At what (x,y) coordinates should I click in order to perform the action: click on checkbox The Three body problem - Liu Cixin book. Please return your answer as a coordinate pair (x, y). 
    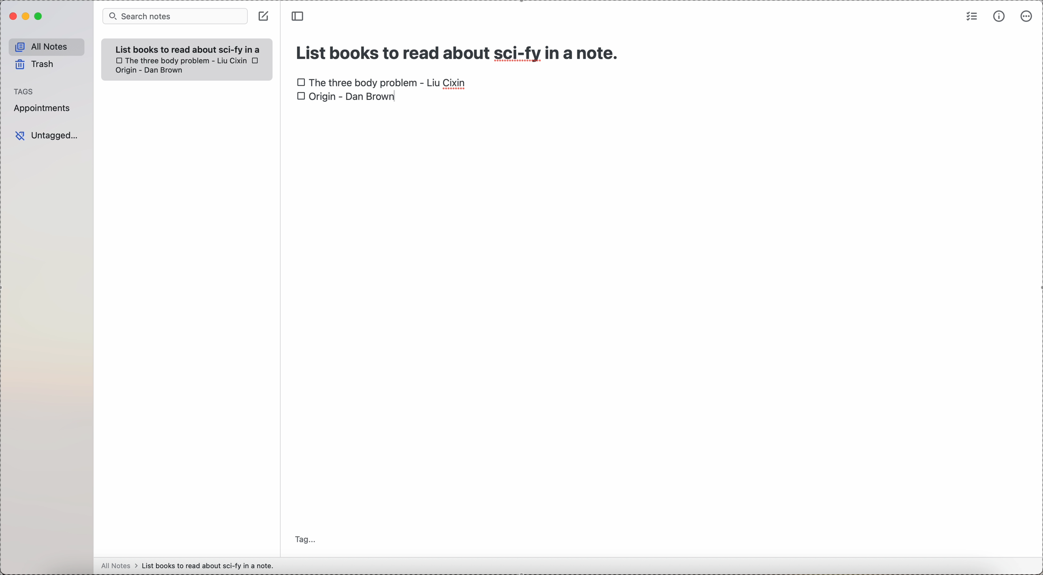
    Looking at the image, I should click on (382, 81).